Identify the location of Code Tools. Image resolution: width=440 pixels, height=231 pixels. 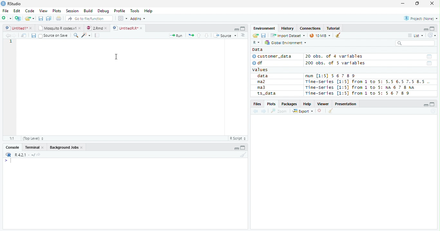
(86, 35).